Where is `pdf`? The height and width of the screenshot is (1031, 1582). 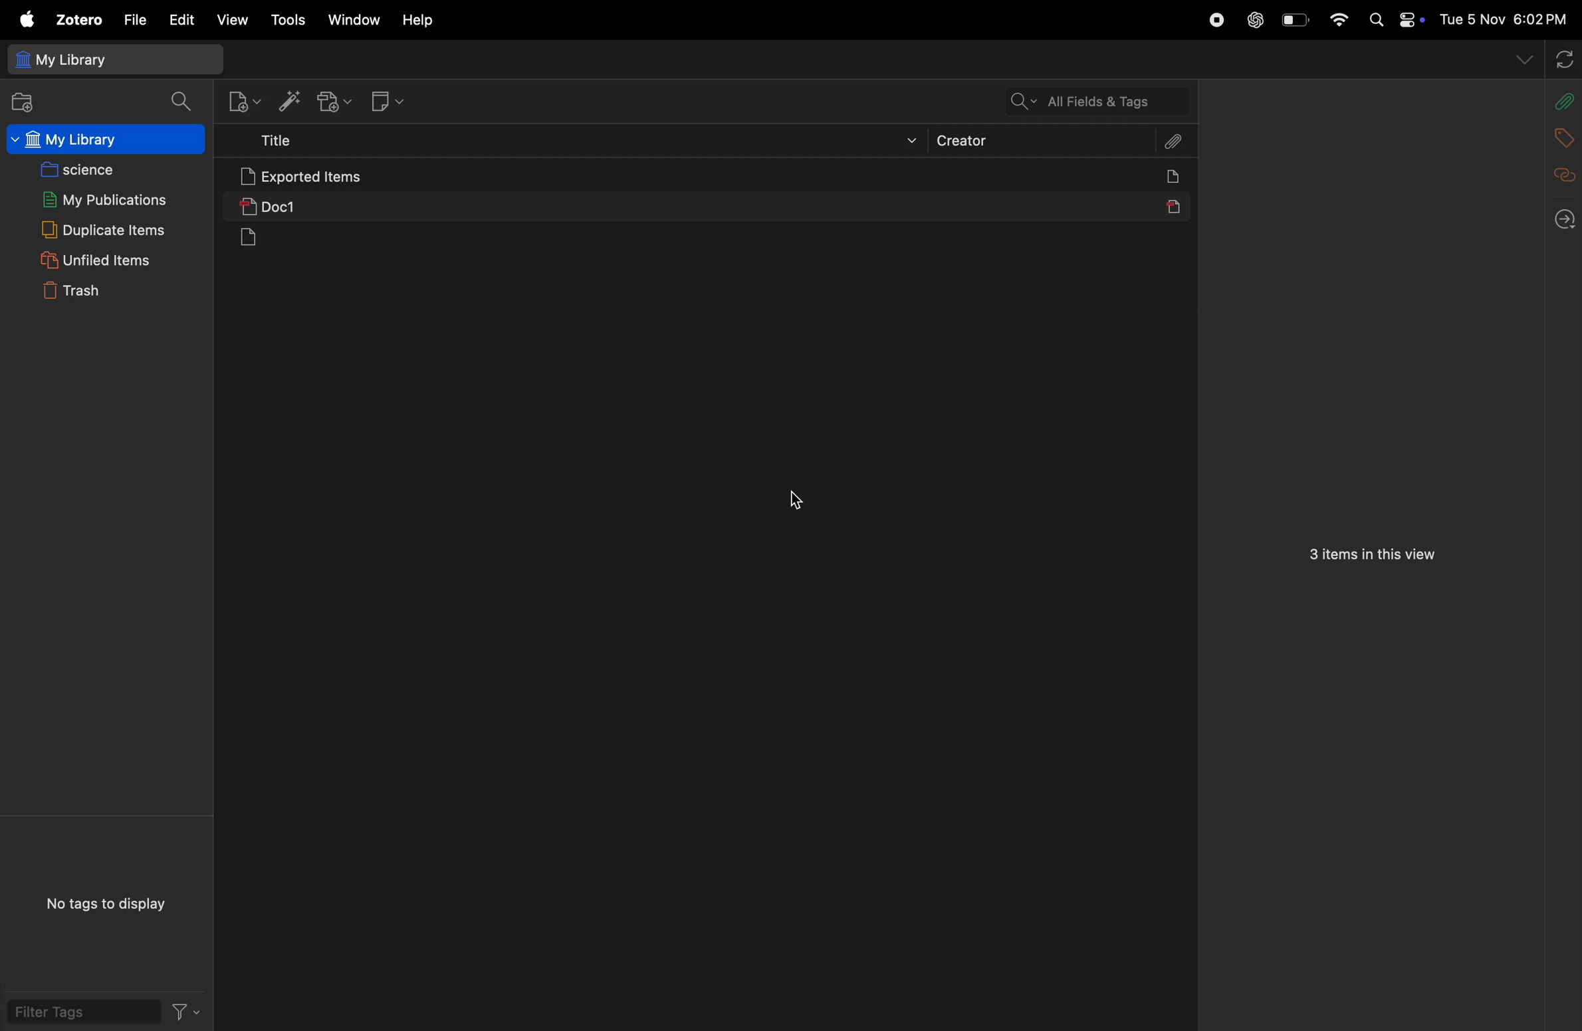 pdf is located at coordinates (1174, 204).